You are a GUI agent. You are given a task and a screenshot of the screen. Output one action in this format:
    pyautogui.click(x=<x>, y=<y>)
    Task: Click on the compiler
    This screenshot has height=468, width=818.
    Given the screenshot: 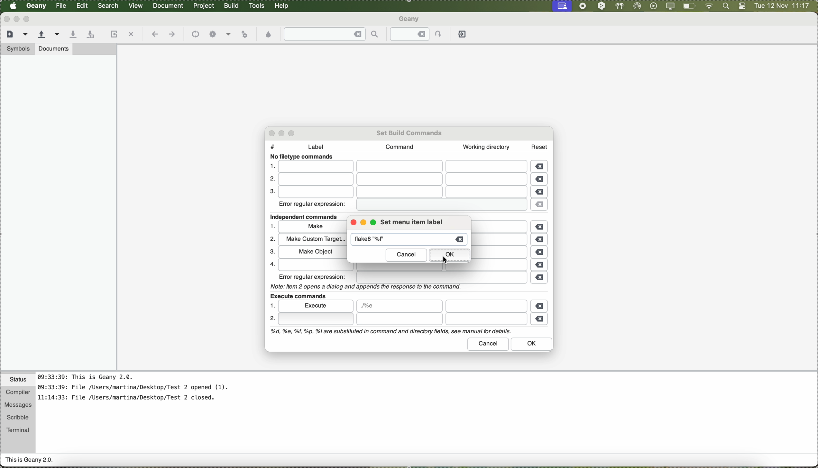 What is the action you would take?
    pyautogui.click(x=17, y=393)
    